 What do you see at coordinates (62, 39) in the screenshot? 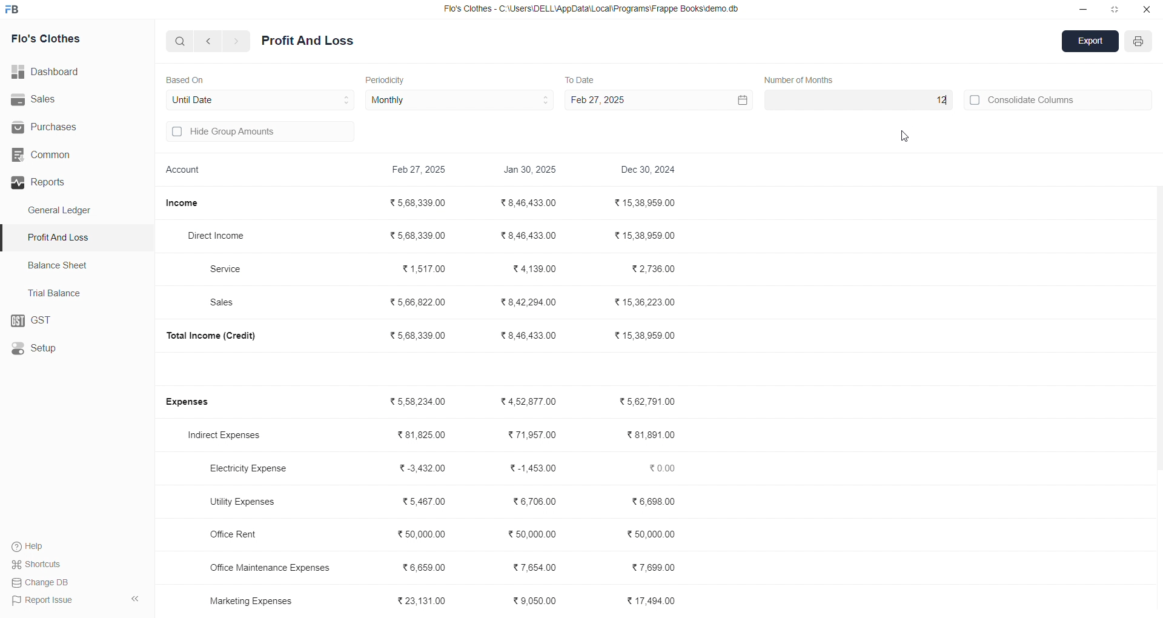
I see `Flo's Clothes` at bounding box center [62, 39].